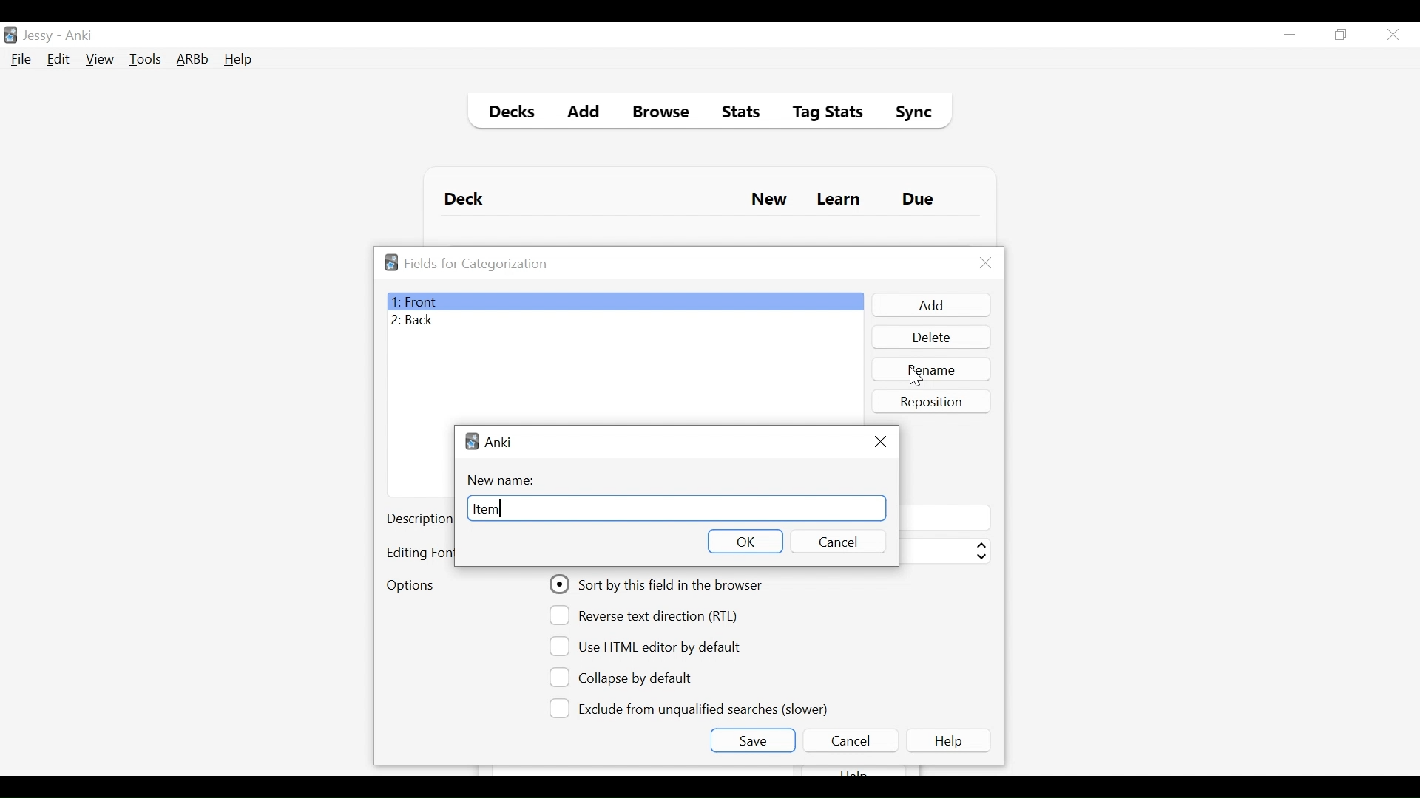 This screenshot has height=798, width=1420. I want to click on Description, so click(419, 520).